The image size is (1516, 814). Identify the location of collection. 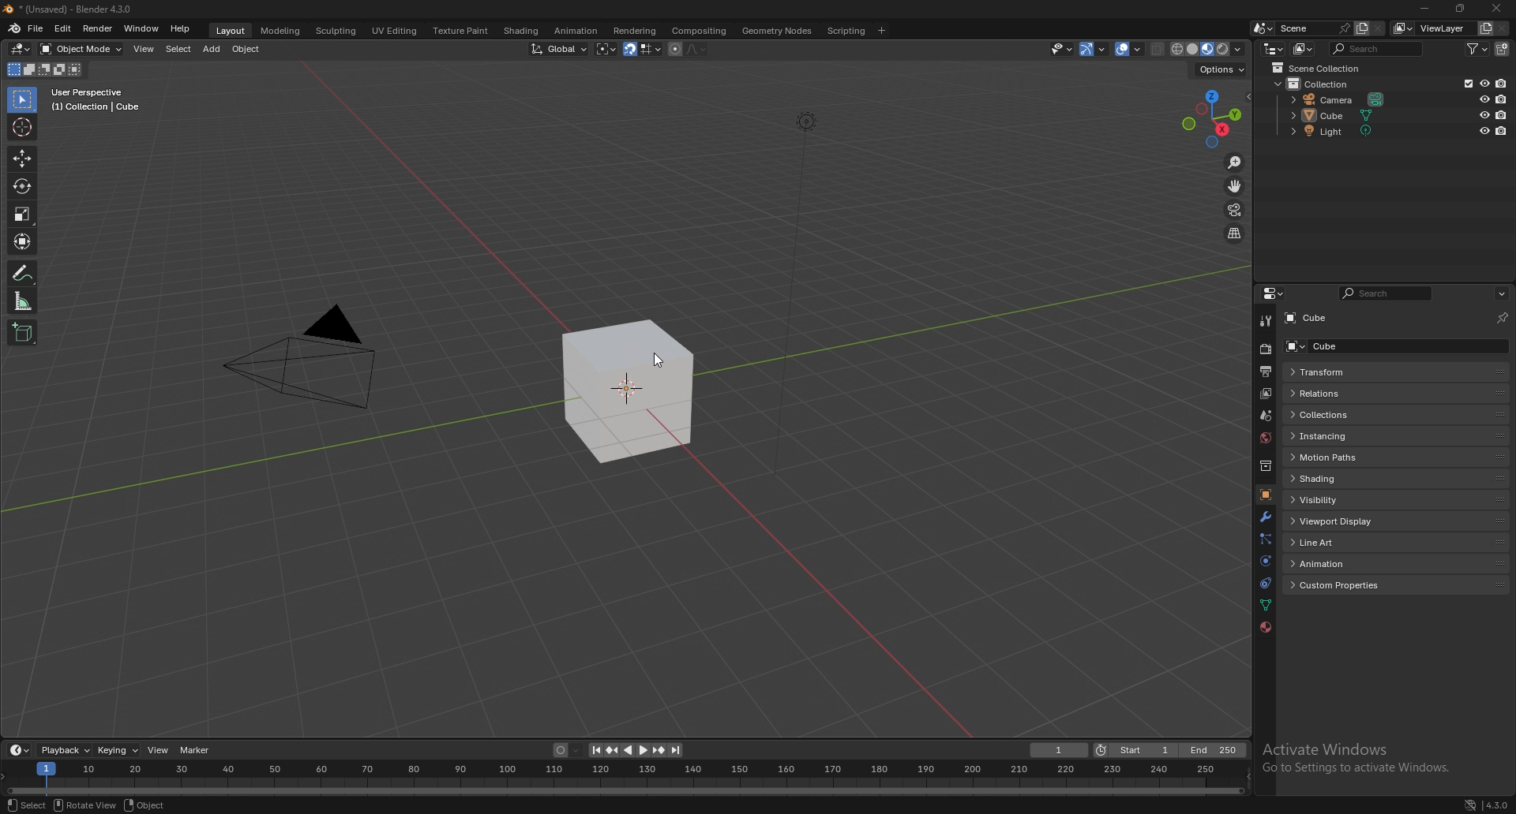
(1328, 84).